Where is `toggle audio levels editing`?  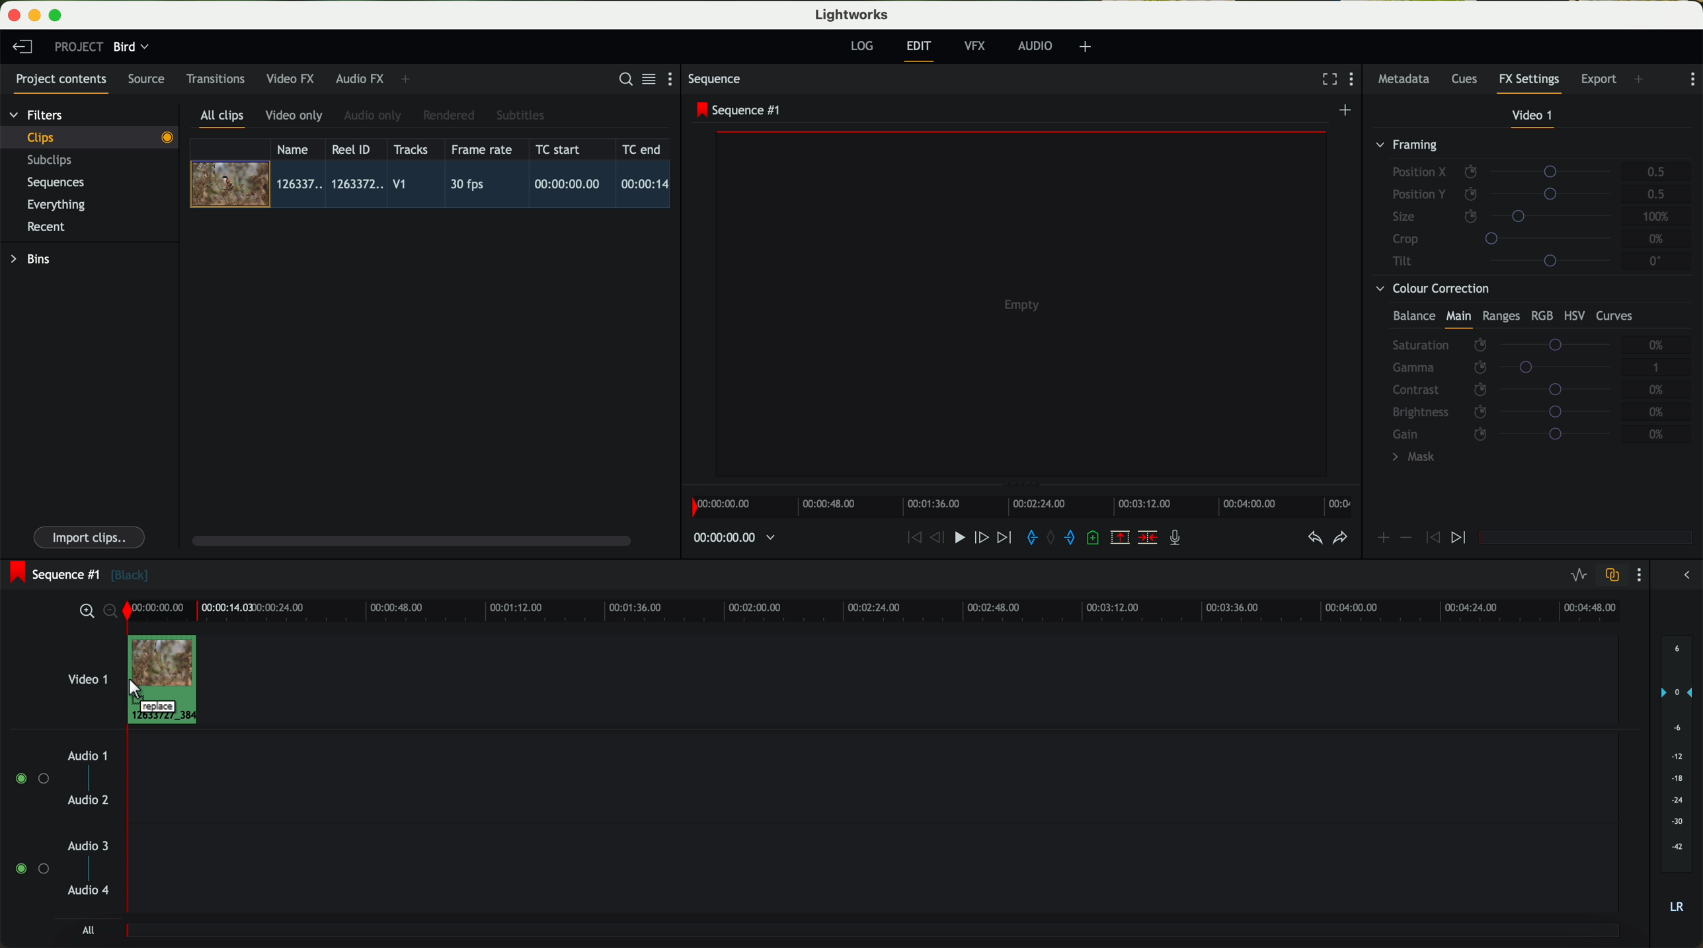
toggle audio levels editing is located at coordinates (1578, 577).